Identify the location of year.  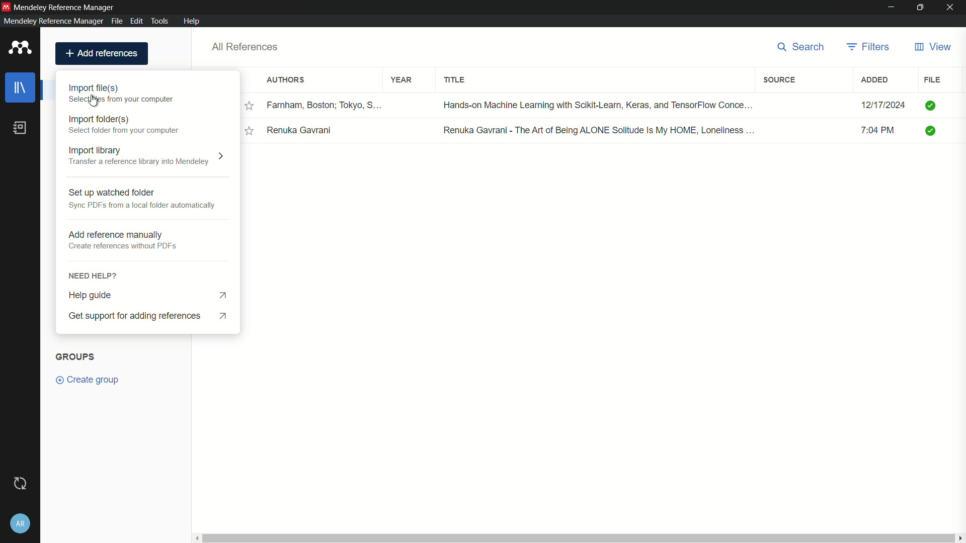
(401, 80).